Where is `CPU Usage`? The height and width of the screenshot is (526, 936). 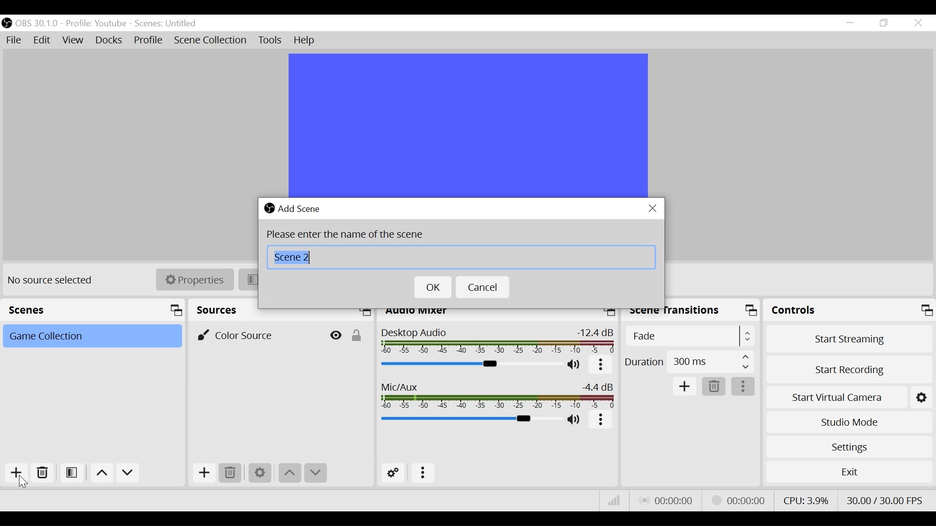 CPU Usage is located at coordinates (805, 499).